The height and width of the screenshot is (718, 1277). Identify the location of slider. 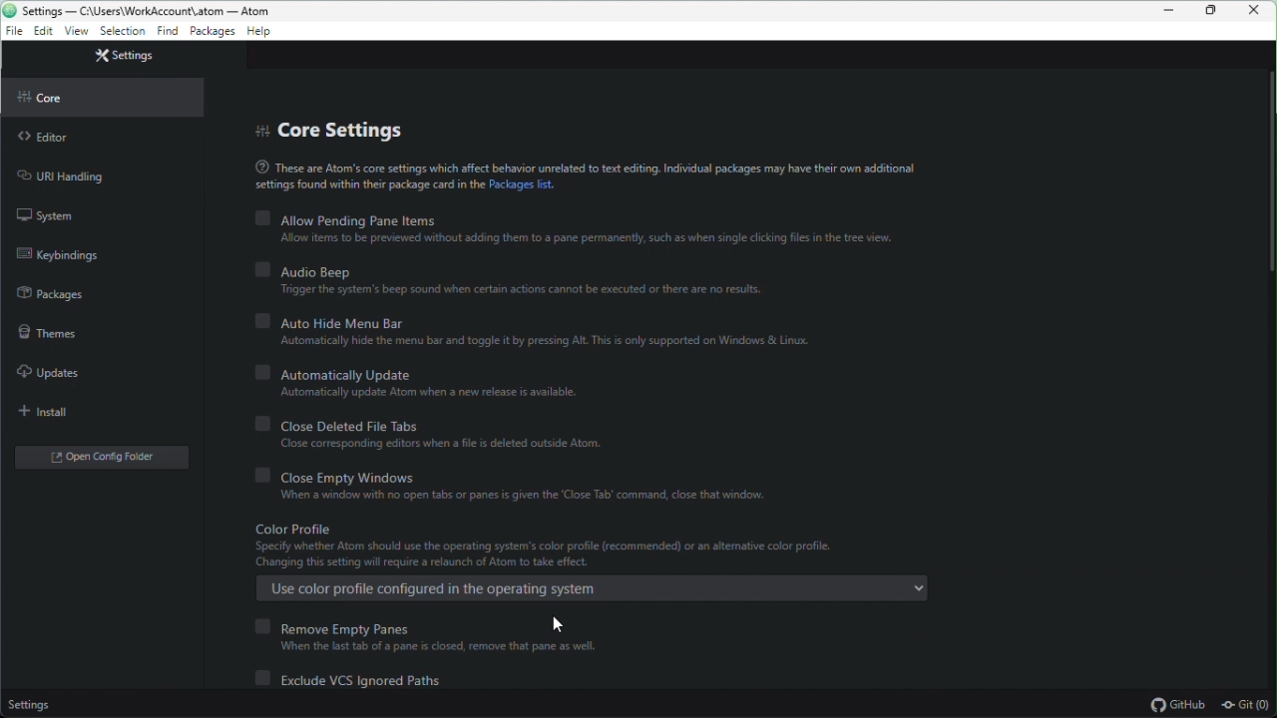
(1267, 264).